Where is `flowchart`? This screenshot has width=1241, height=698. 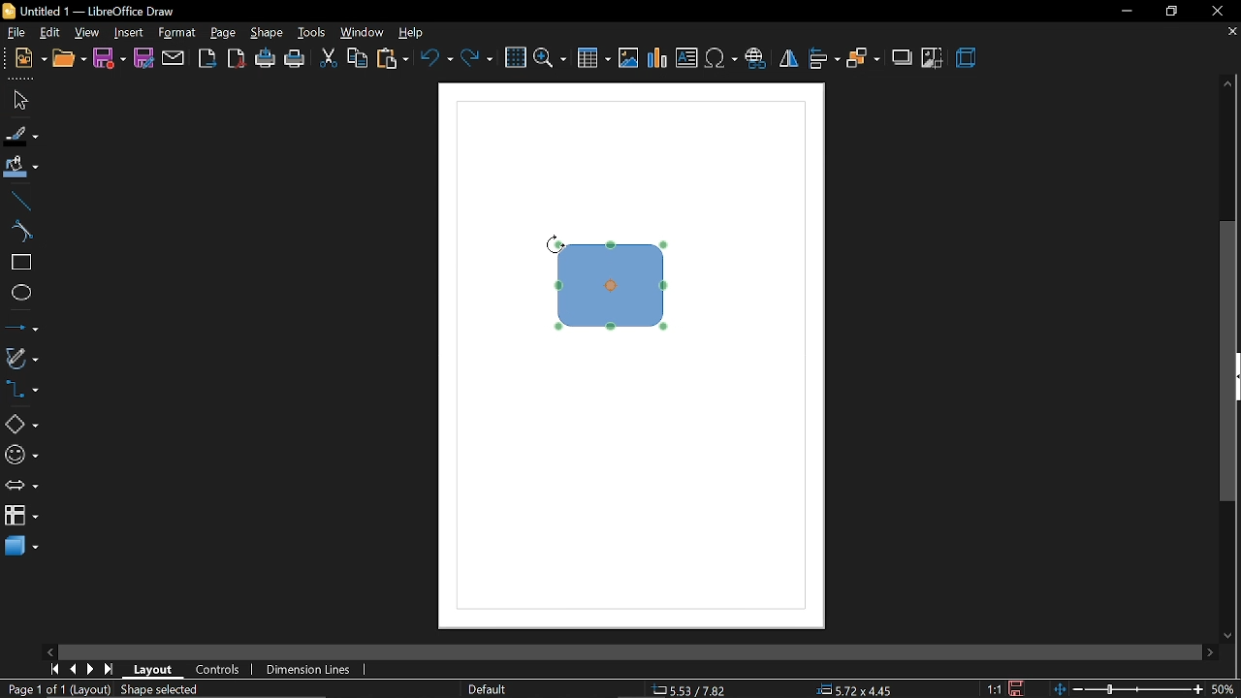 flowchart is located at coordinates (21, 516).